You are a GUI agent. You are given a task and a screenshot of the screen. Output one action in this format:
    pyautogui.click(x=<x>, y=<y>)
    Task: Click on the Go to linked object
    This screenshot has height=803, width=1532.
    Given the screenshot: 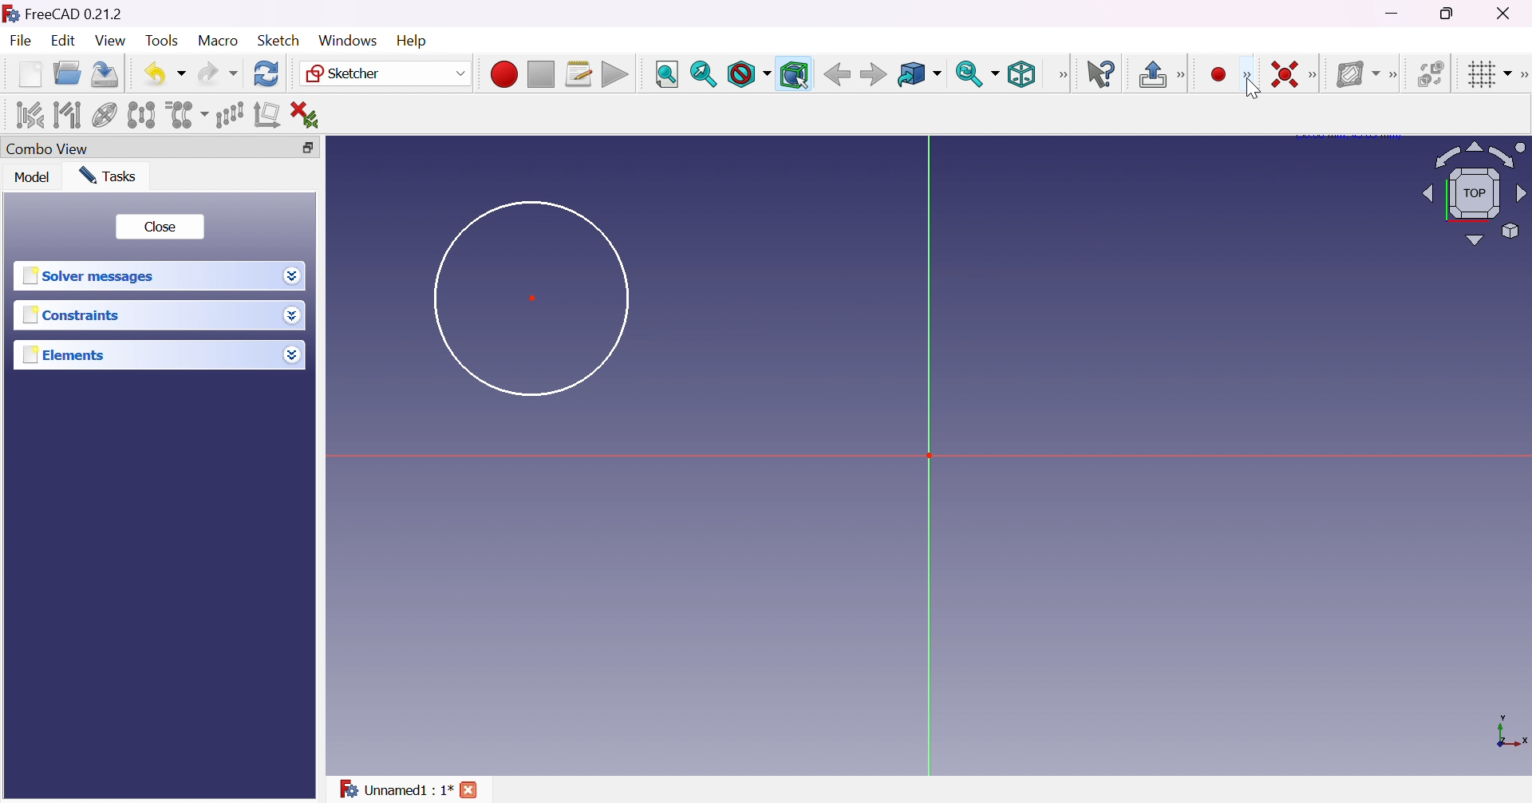 What is the action you would take?
    pyautogui.click(x=918, y=75)
    